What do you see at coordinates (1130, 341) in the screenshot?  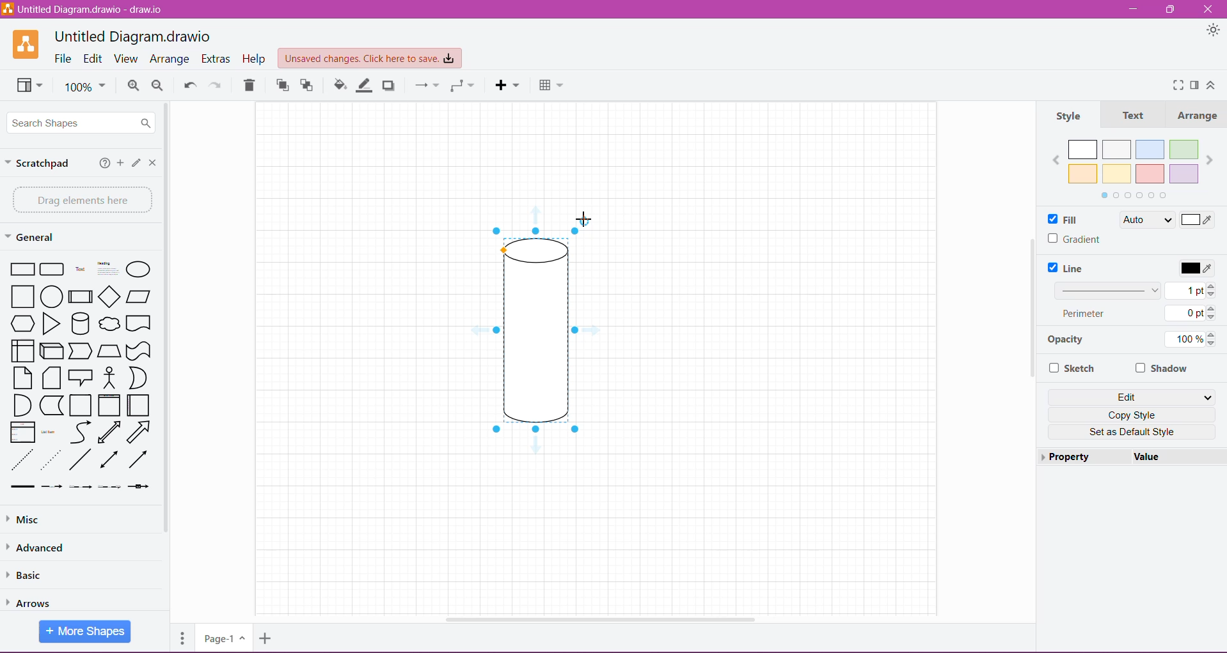 I see `Set Line Opacity` at bounding box center [1130, 341].